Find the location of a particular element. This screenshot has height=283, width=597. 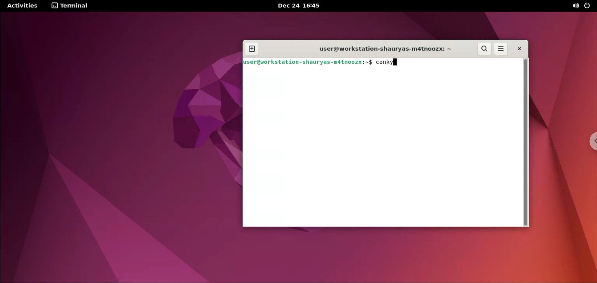

scrollbar is located at coordinates (525, 142).